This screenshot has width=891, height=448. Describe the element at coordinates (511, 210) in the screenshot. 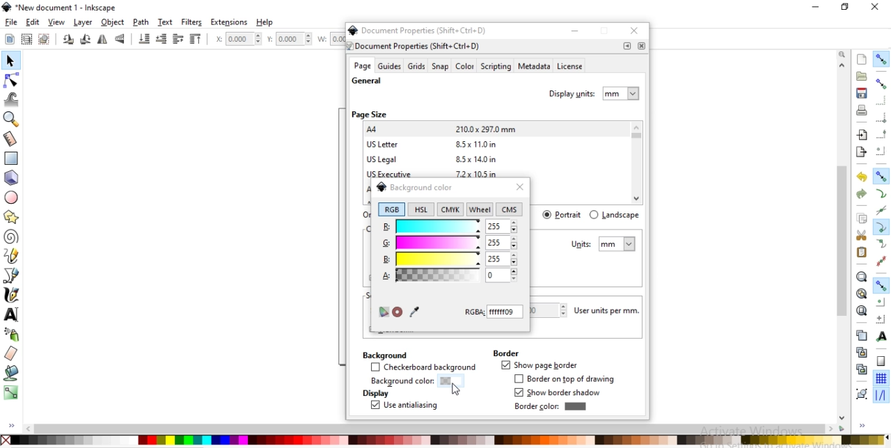

I see `cms` at that location.